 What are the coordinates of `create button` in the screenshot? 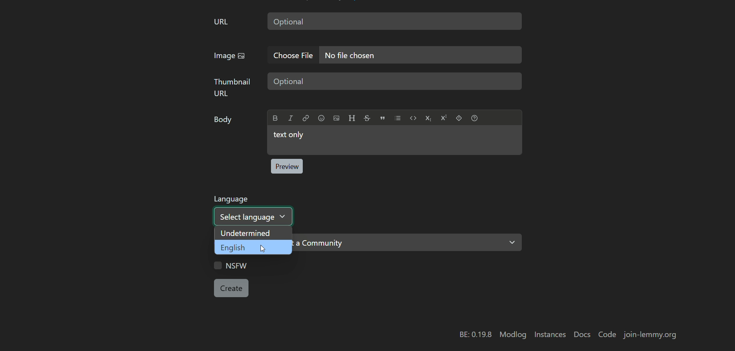 It's located at (231, 288).